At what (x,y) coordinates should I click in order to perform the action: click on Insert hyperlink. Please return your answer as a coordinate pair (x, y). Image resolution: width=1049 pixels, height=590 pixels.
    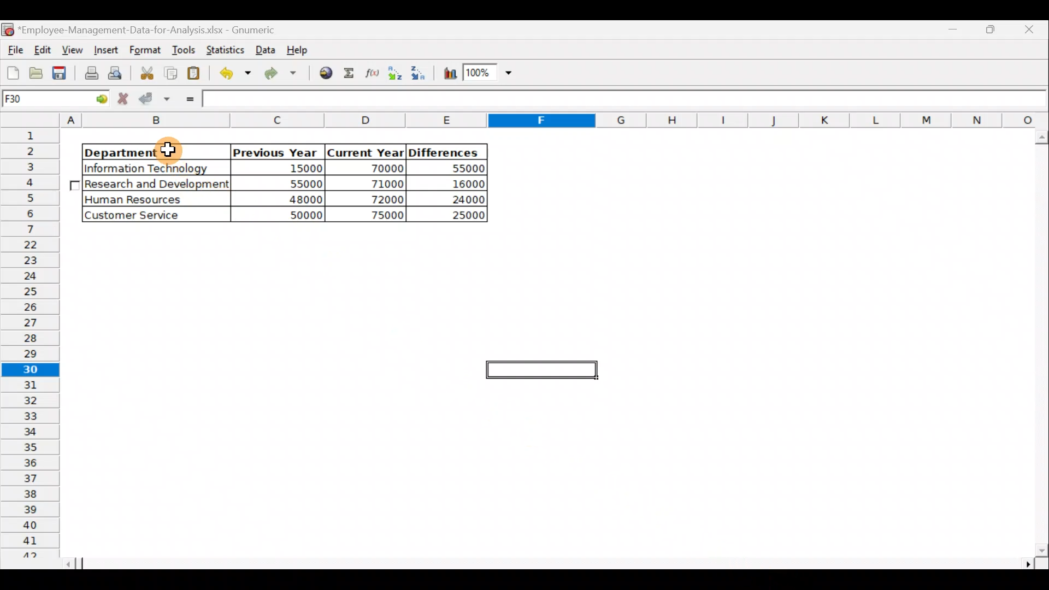
    Looking at the image, I should click on (327, 73).